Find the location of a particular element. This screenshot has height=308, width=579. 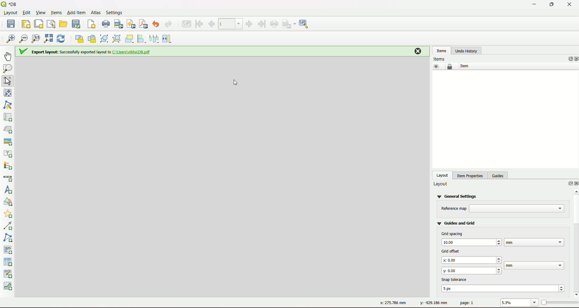

add north arrow is located at coordinates (9, 190).